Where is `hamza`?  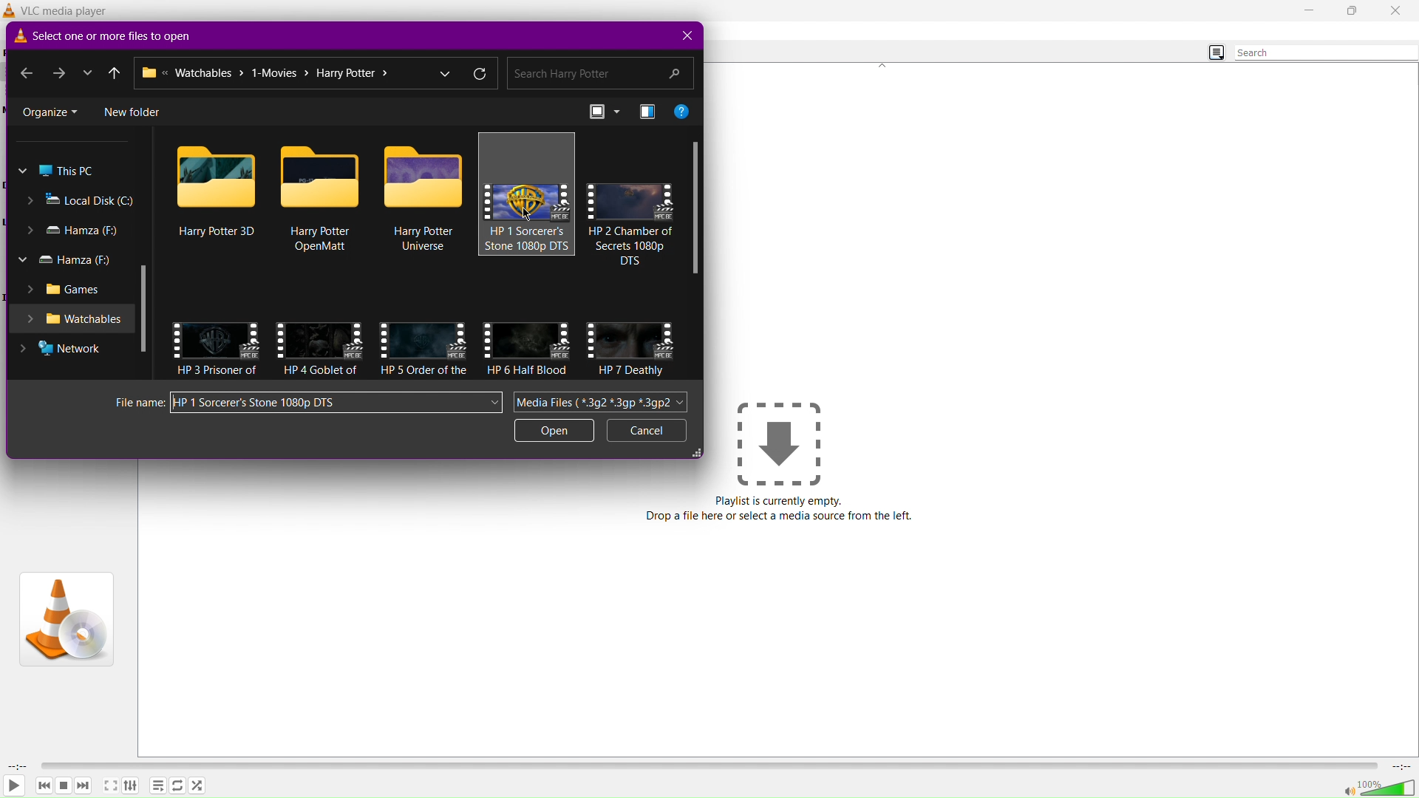 hamza is located at coordinates (66, 259).